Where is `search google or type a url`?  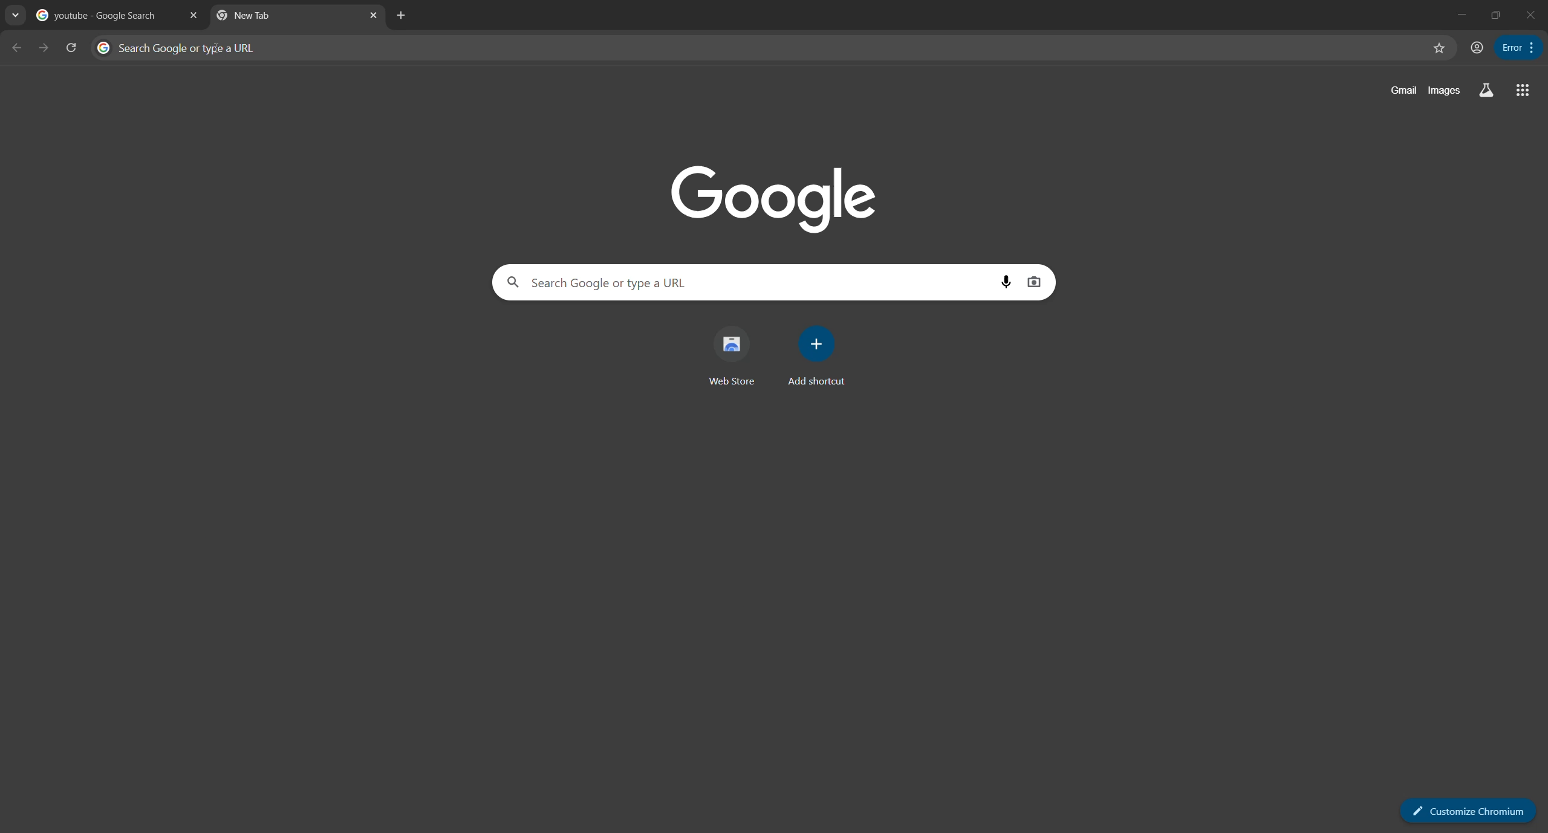 search google or type a url is located at coordinates (743, 283).